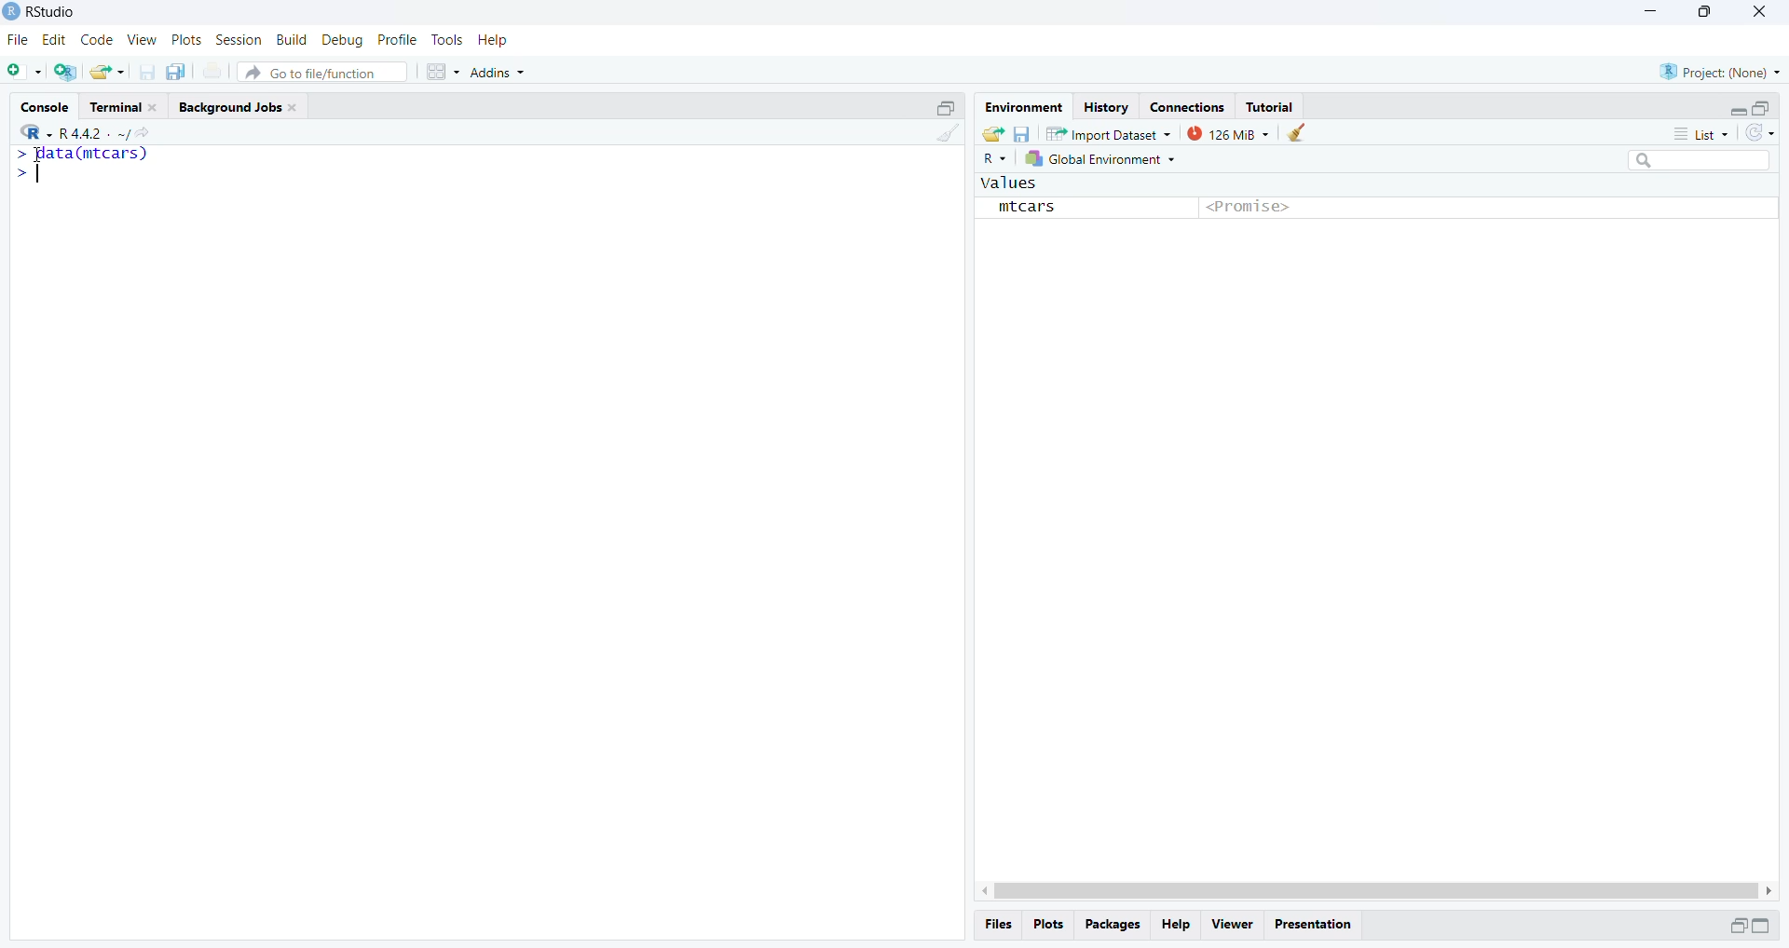  I want to click on Plots, so click(185, 40).